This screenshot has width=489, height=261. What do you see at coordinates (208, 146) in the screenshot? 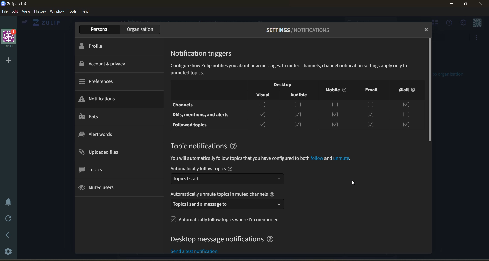
I see `topic notifications` at bounding box center [208, 146].